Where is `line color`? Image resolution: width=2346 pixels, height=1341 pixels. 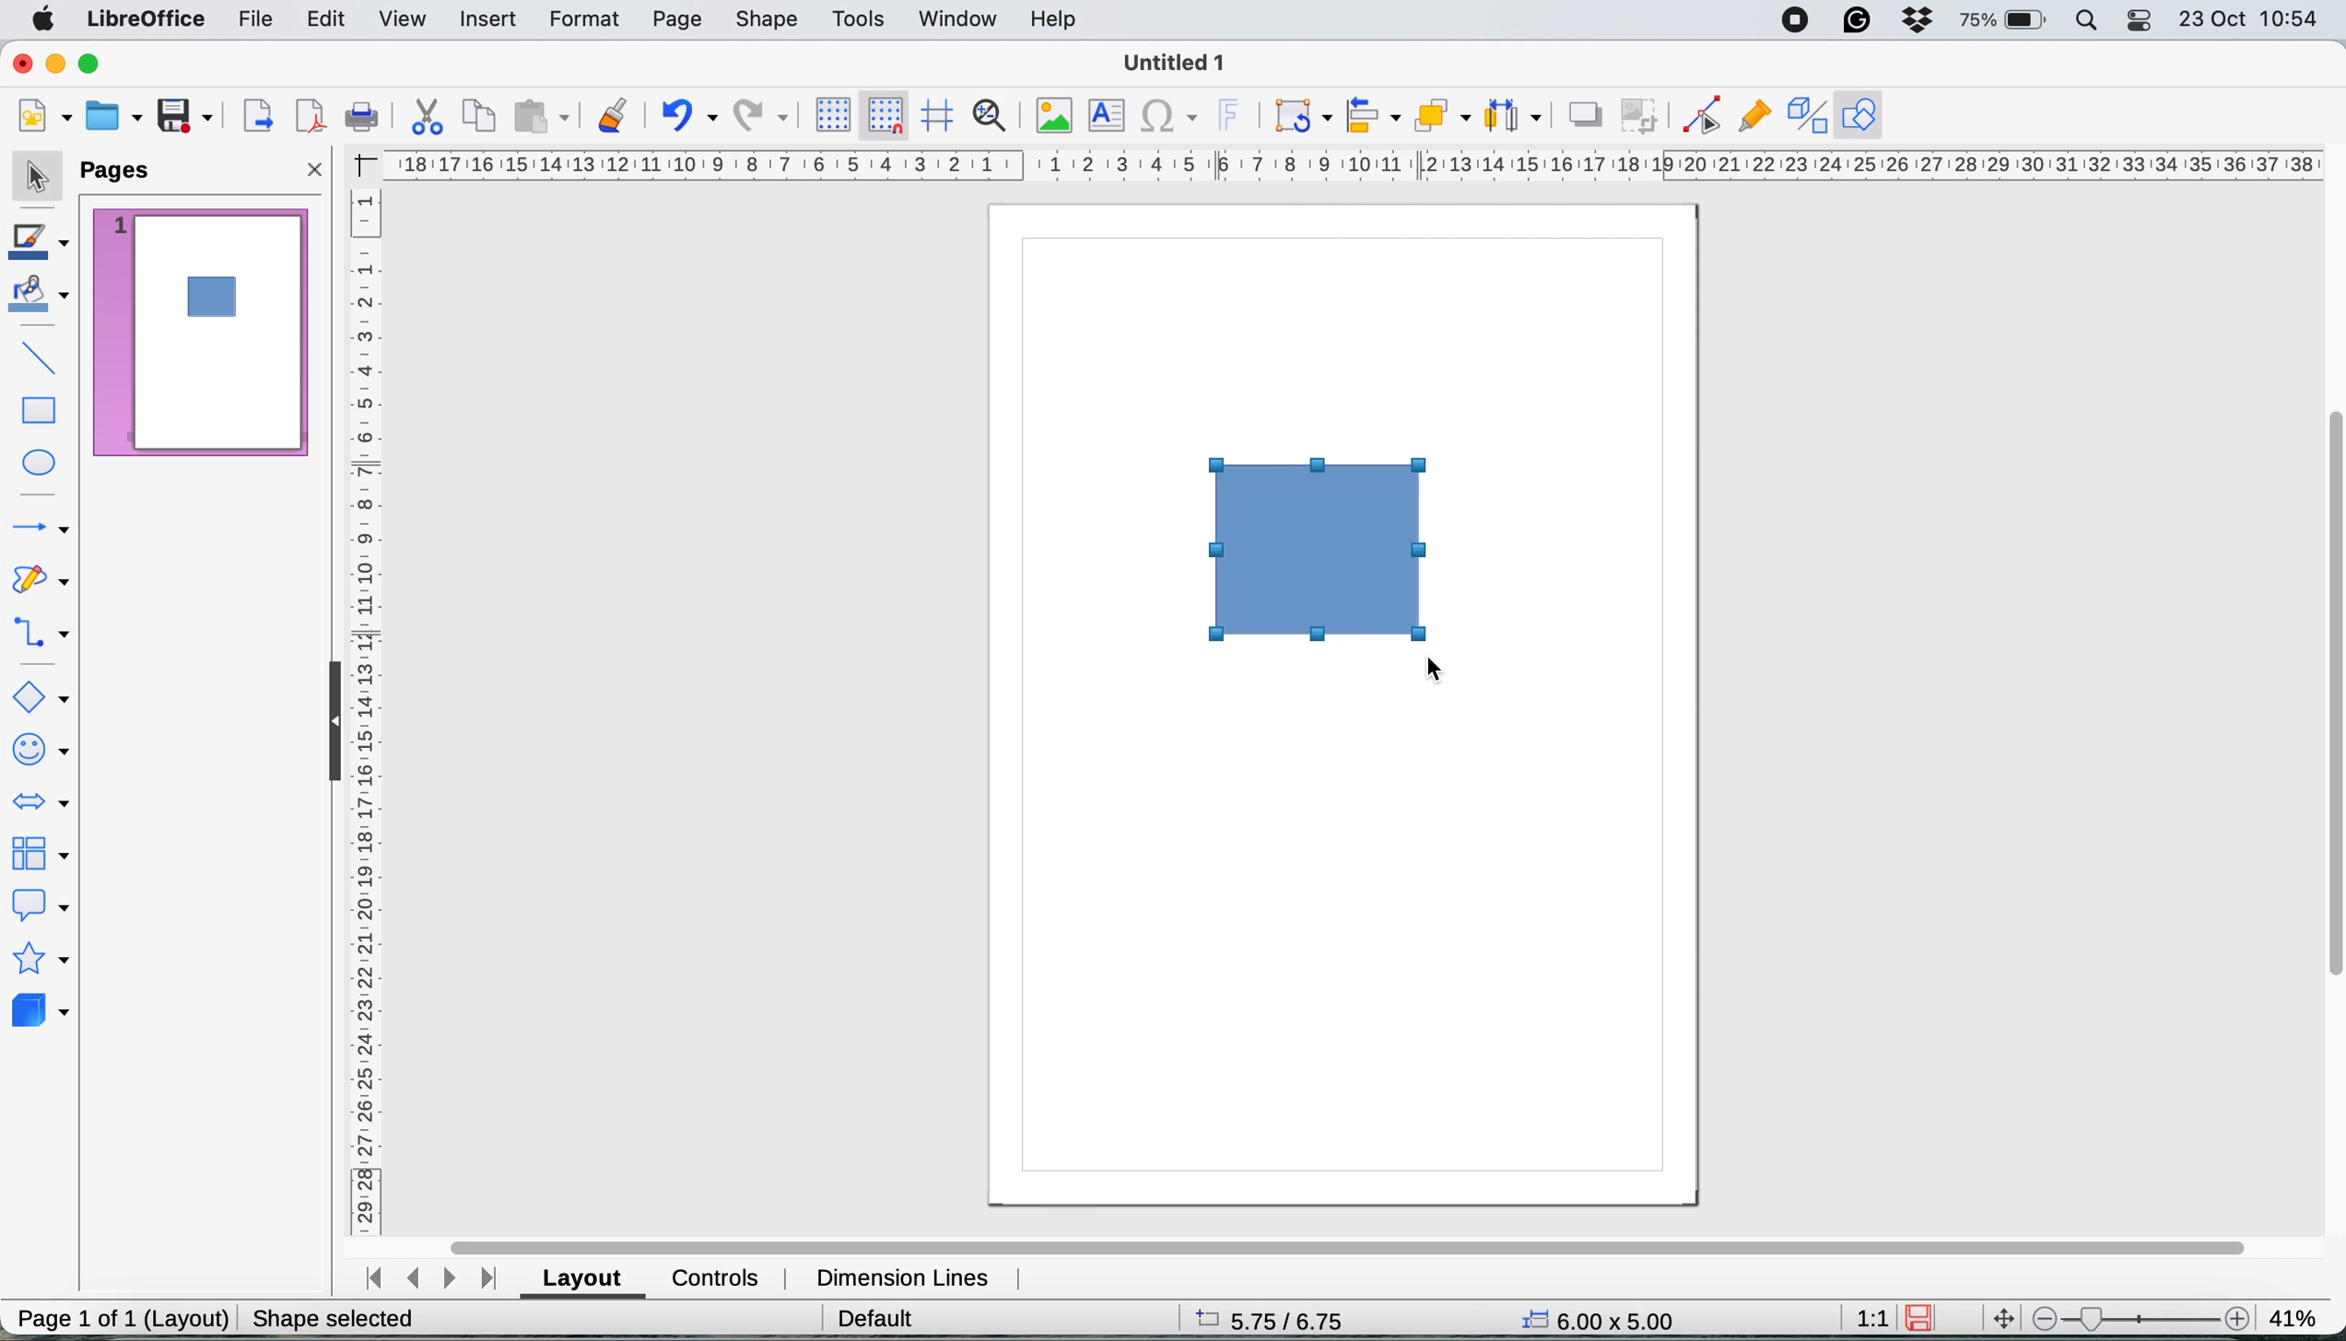 line color is located at coordinates (44, 244).